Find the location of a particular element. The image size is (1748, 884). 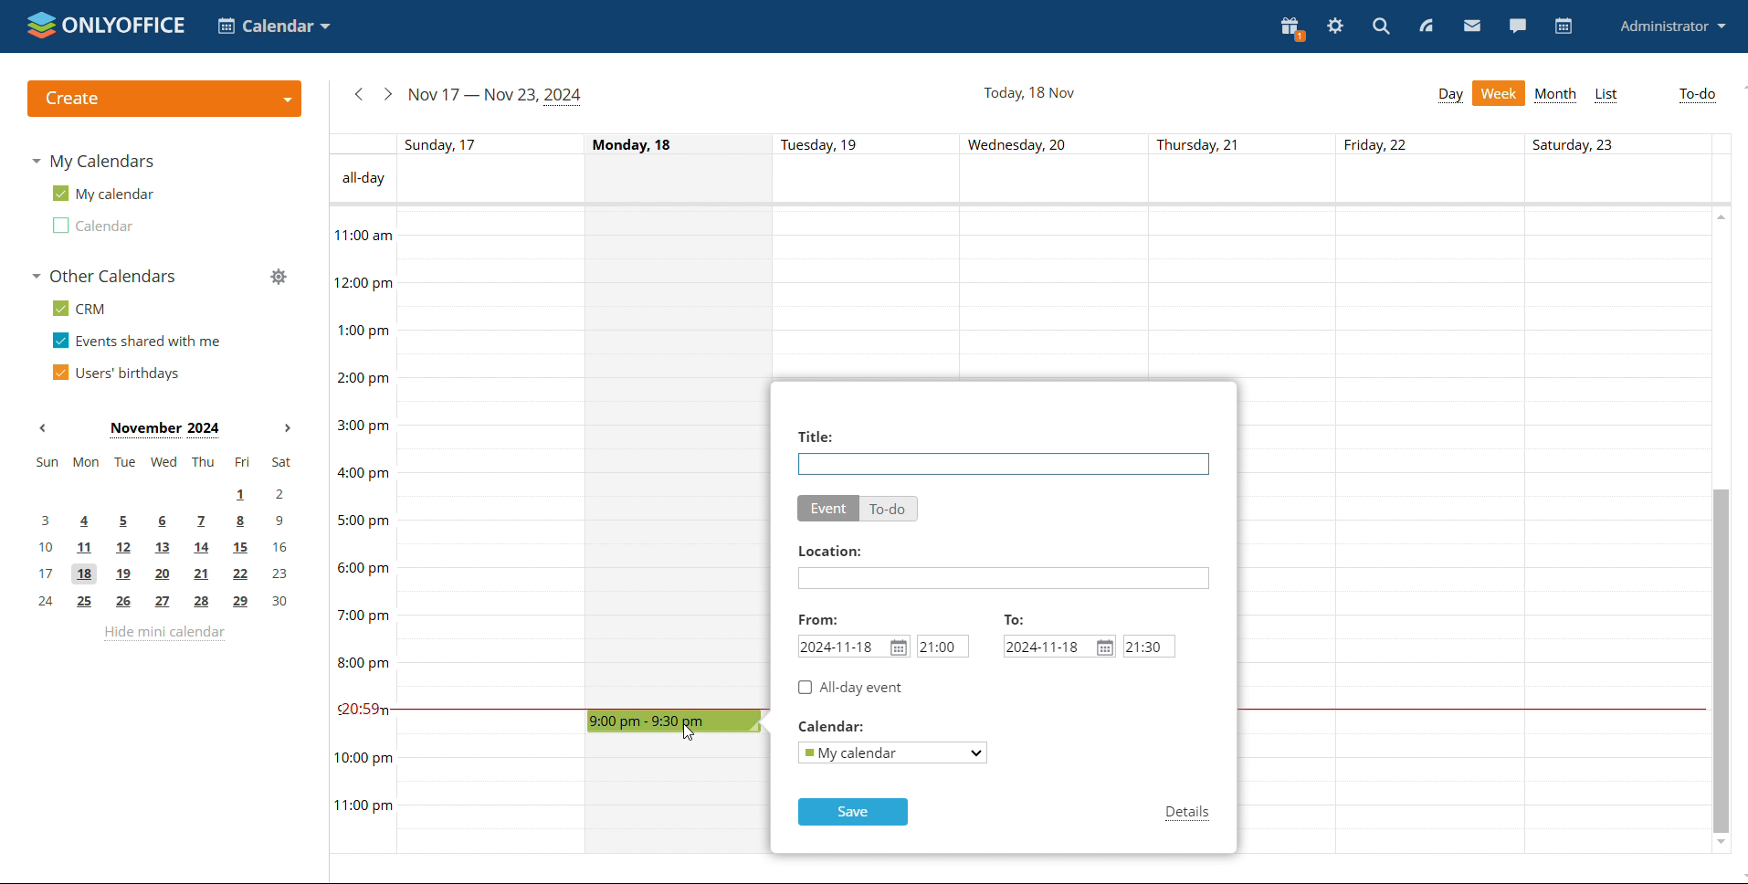

All-day is located at coordinates (362, 179).